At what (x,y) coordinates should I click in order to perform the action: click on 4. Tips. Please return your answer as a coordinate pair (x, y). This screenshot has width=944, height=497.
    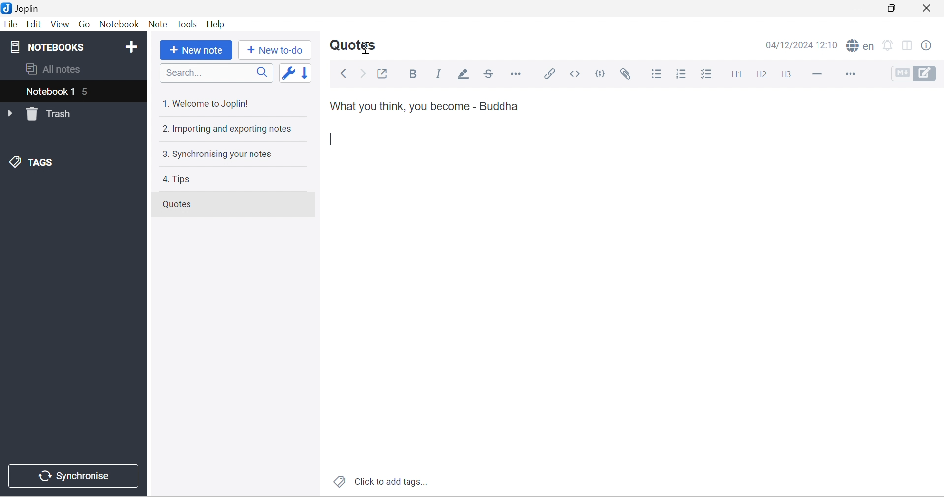
    Looking at the image, I should click on (177, 179).